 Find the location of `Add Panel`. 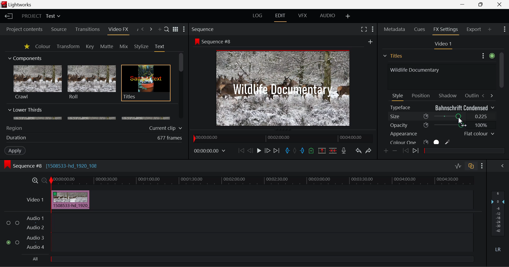

Add Panel is located at coordinates (159, 30).